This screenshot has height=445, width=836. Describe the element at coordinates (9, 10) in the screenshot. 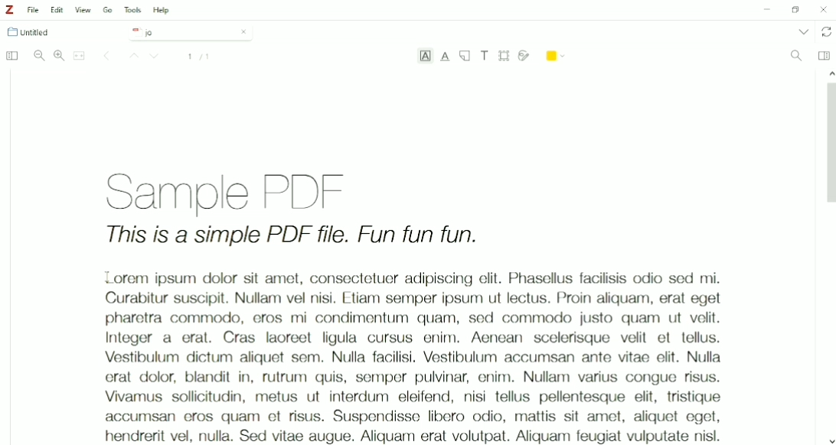

I see `Logo` at that location.